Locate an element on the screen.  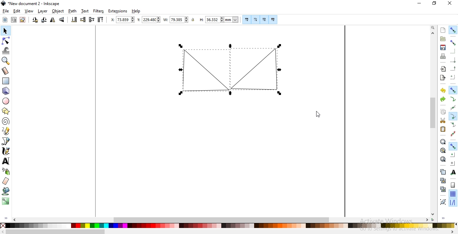
paste selection to clipboard is located at coordinates (443, 129).